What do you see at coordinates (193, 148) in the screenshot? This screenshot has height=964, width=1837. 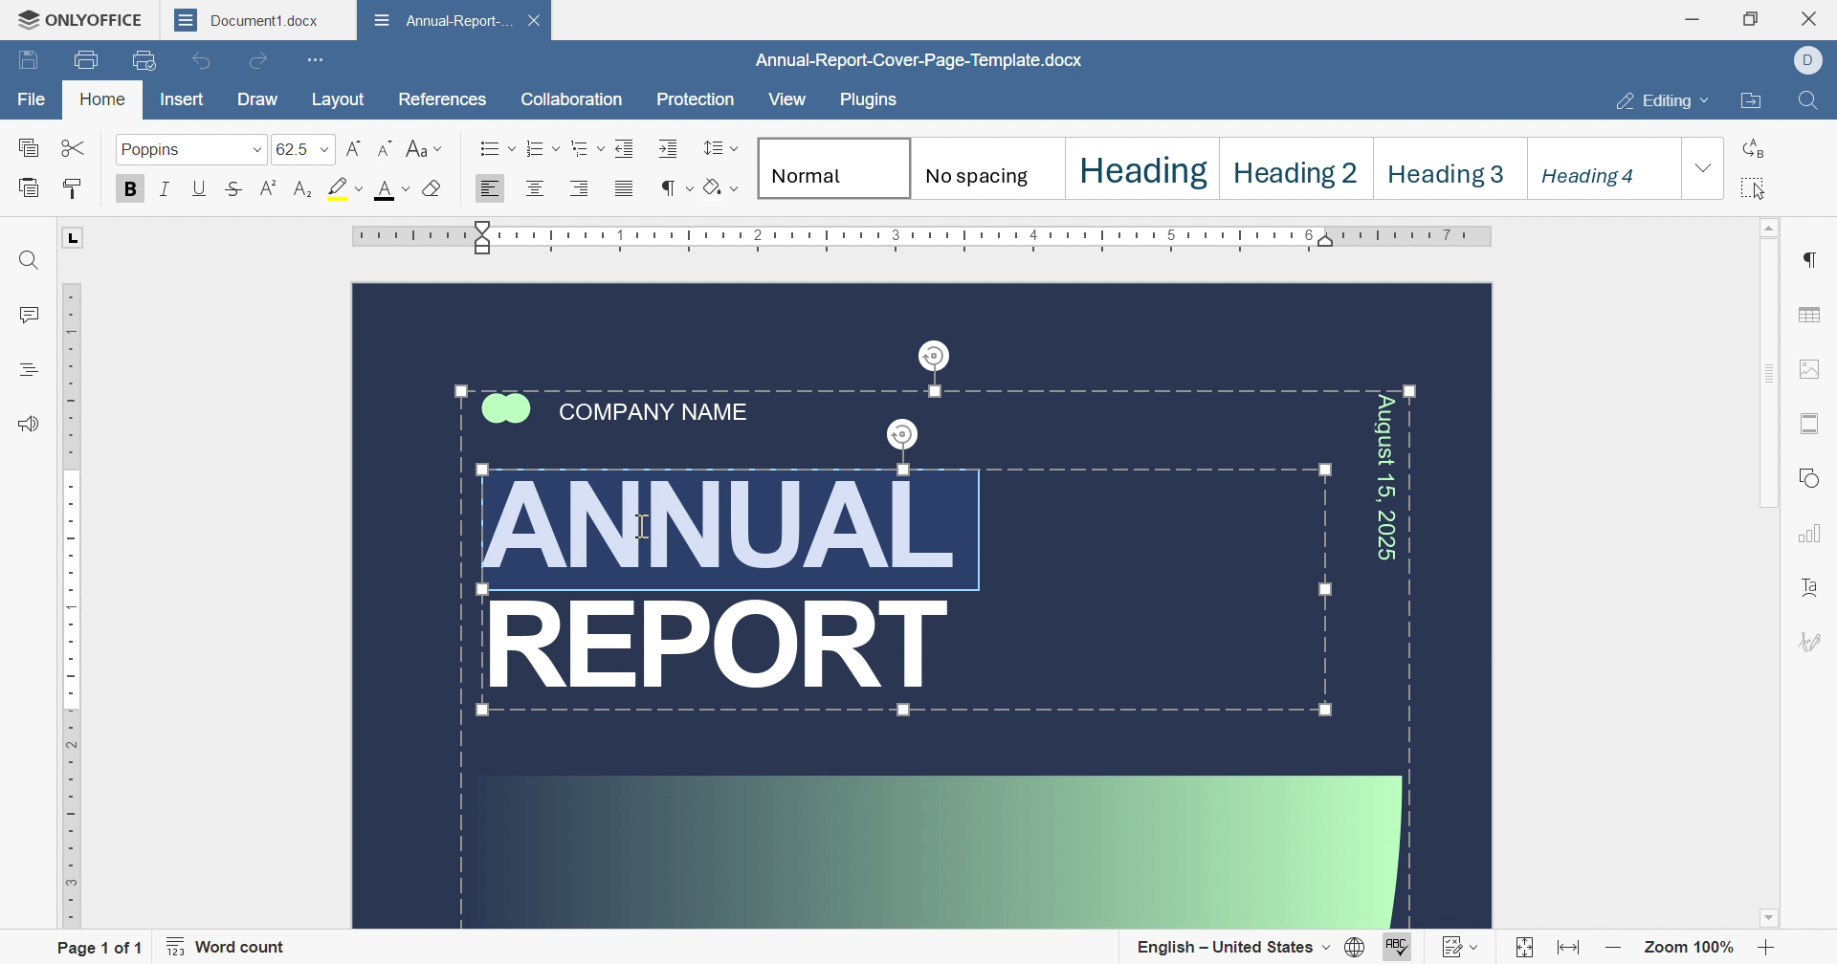 I see `font` at bounding box center [193, 148].